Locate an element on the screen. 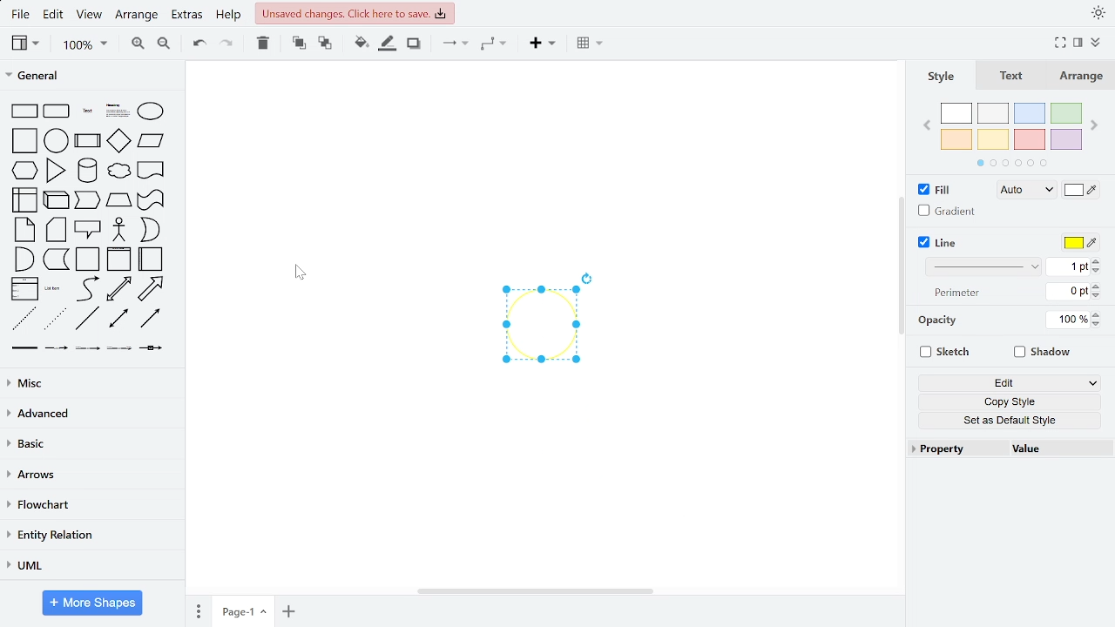 This screenshot has height=627, width=1115. arrange is located at coordinates (1082, 78).